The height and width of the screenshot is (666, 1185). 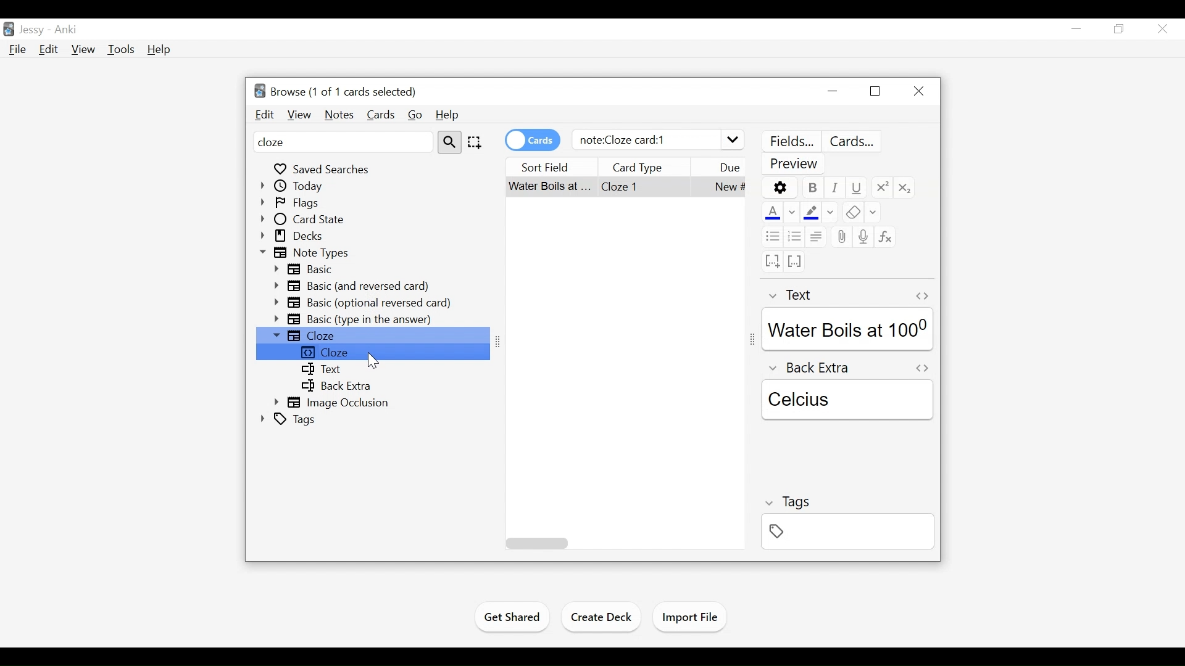 What do you see at coordinates (731, 187) in the screenshot?
I see `Due` at bounding box center [731, 187].